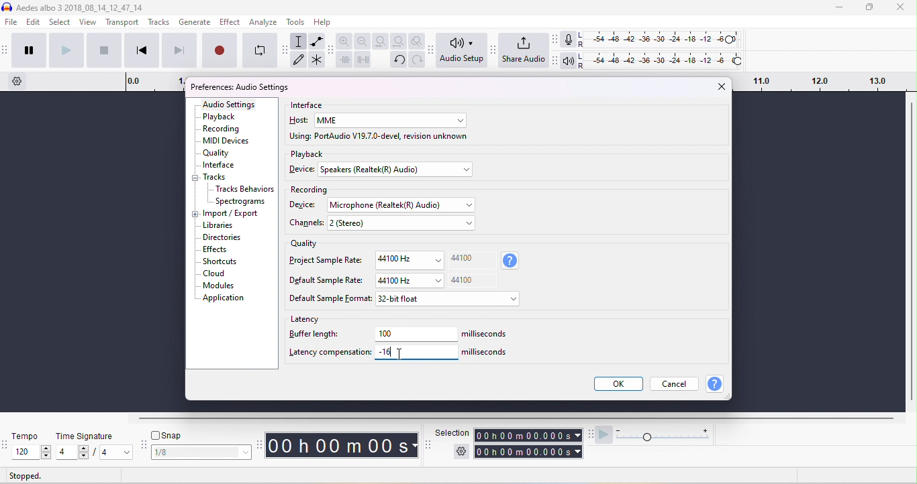 This screenshot has height=484, width=917. What do you see at coordinates (418, 60) in the screenshot?
I see `redo` at bounding box center [418, 60].